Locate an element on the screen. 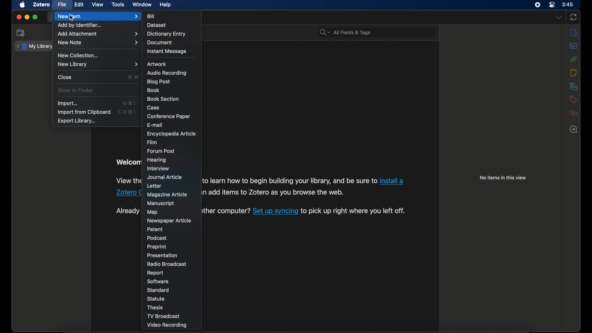 This screenshot has height=333, width=592. case is located at coordinates (154, 108).